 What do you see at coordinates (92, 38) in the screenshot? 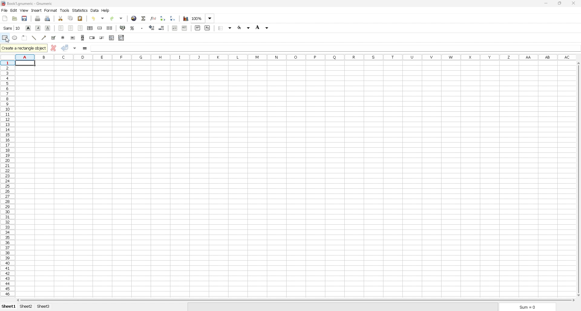
I see `spin button` at bounding box center [92, 38].